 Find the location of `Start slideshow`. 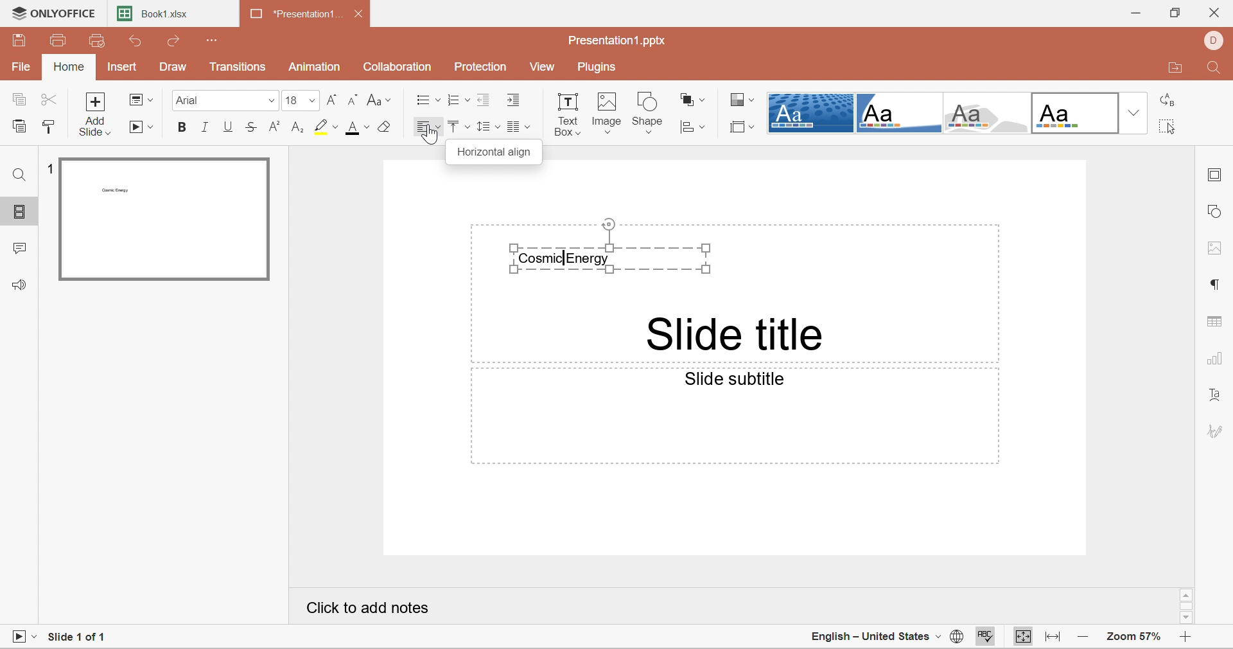

Start slideshow is located at coordinates (143, 129).